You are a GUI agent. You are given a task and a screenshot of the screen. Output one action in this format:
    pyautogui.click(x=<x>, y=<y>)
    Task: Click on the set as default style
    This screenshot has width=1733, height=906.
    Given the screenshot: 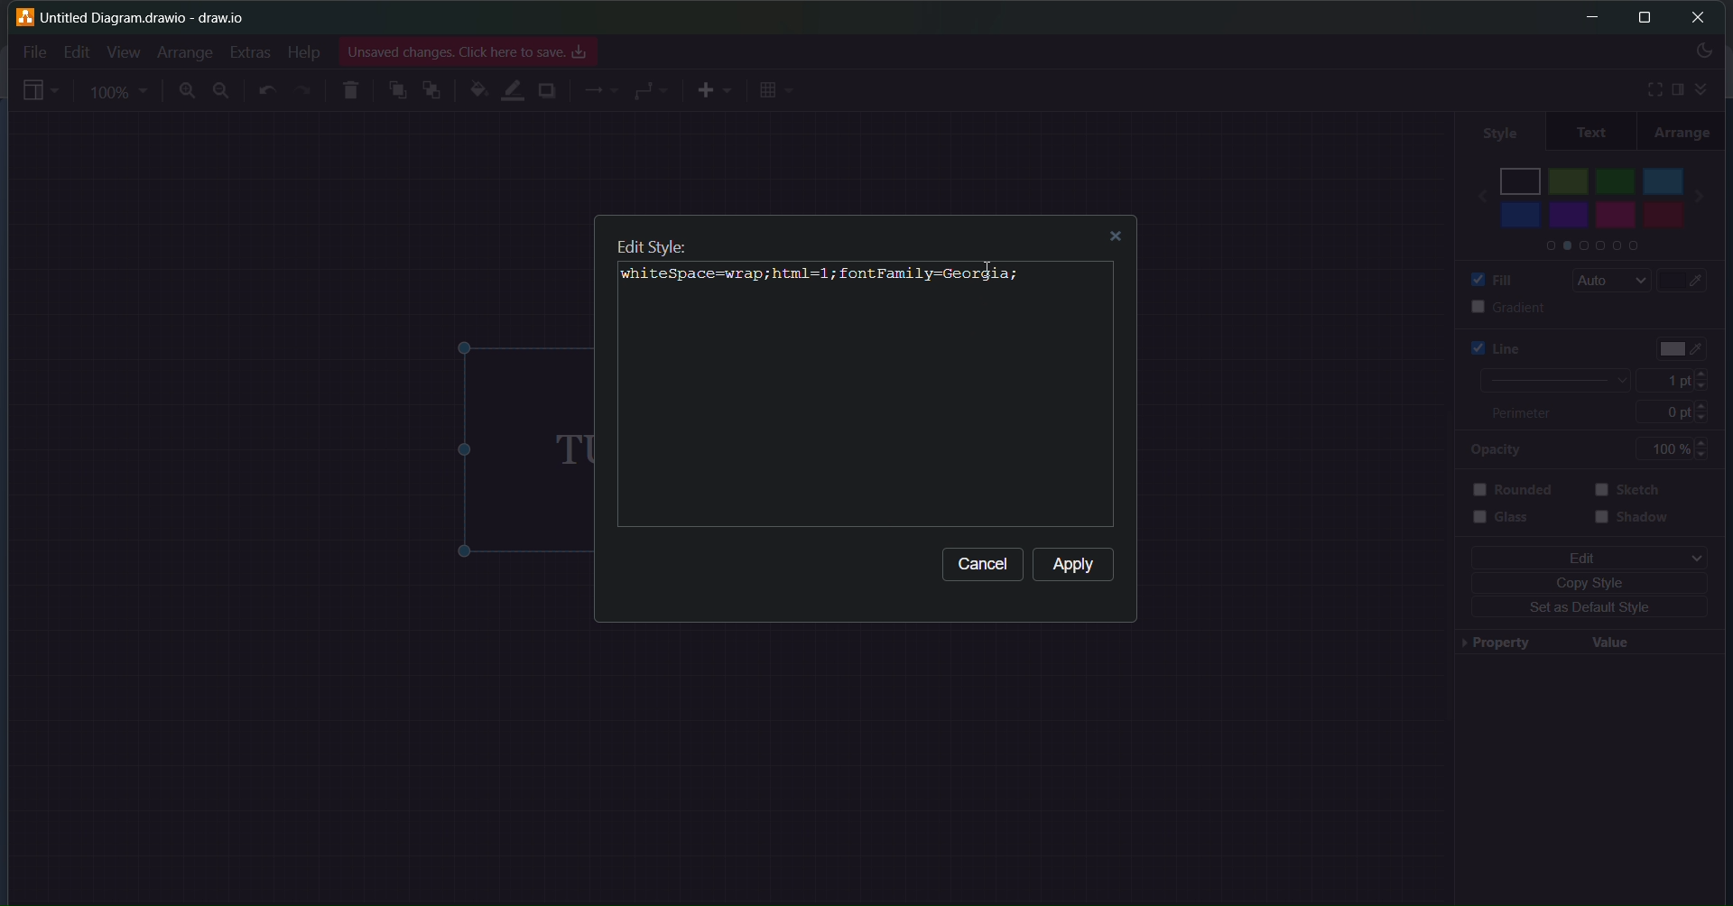 What is the action you would take?
    pyautogui.click(x=1583, y=609)
    